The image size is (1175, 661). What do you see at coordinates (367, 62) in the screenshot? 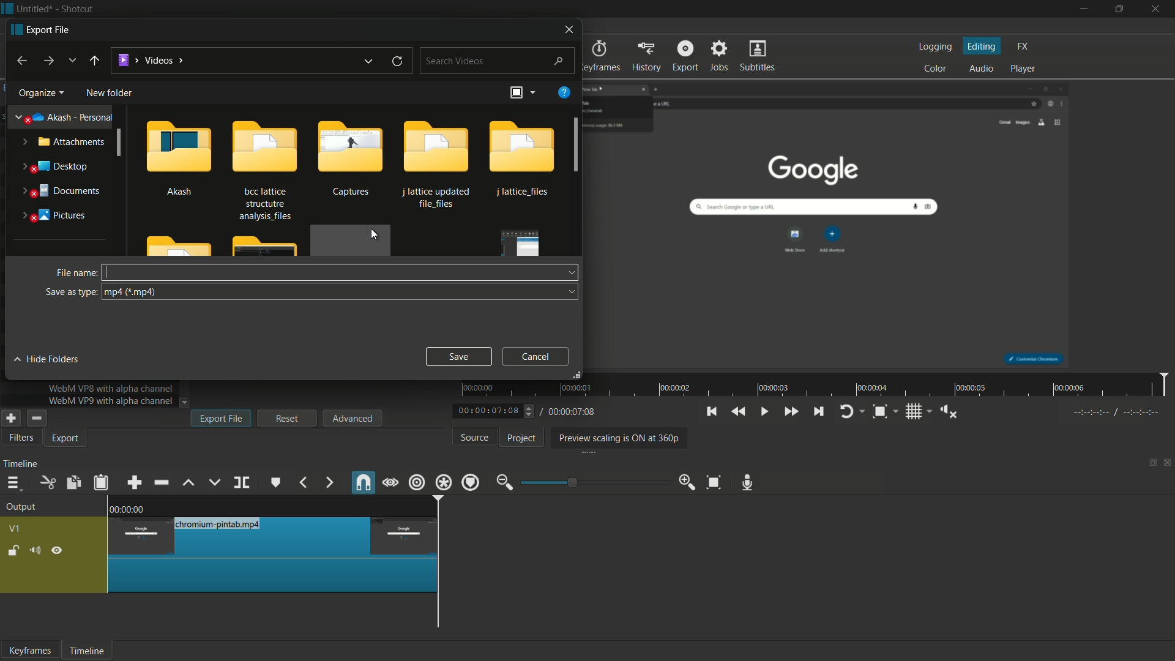
I see `previous location` at bounding box center [367, 62].